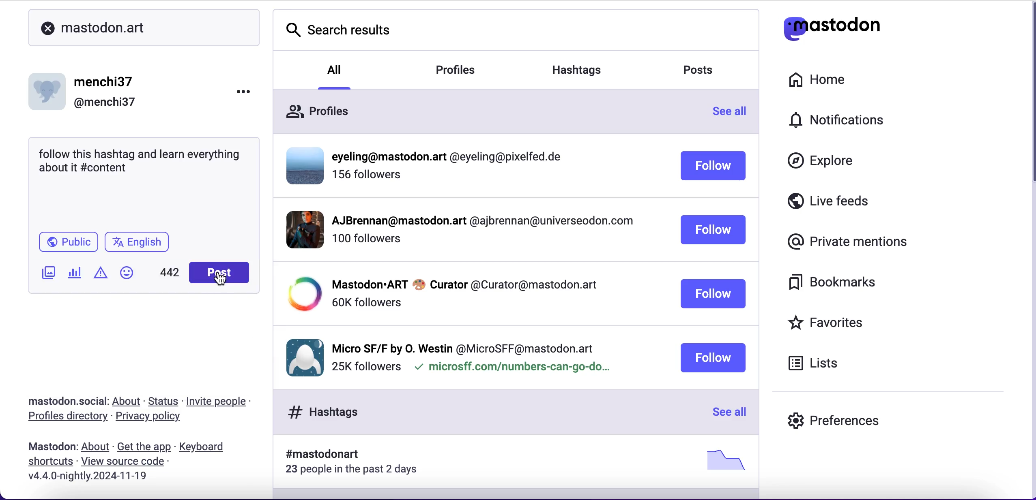  Describe the element at coordinates (301, 294) in the screenshot. I see `display picture` at that location.